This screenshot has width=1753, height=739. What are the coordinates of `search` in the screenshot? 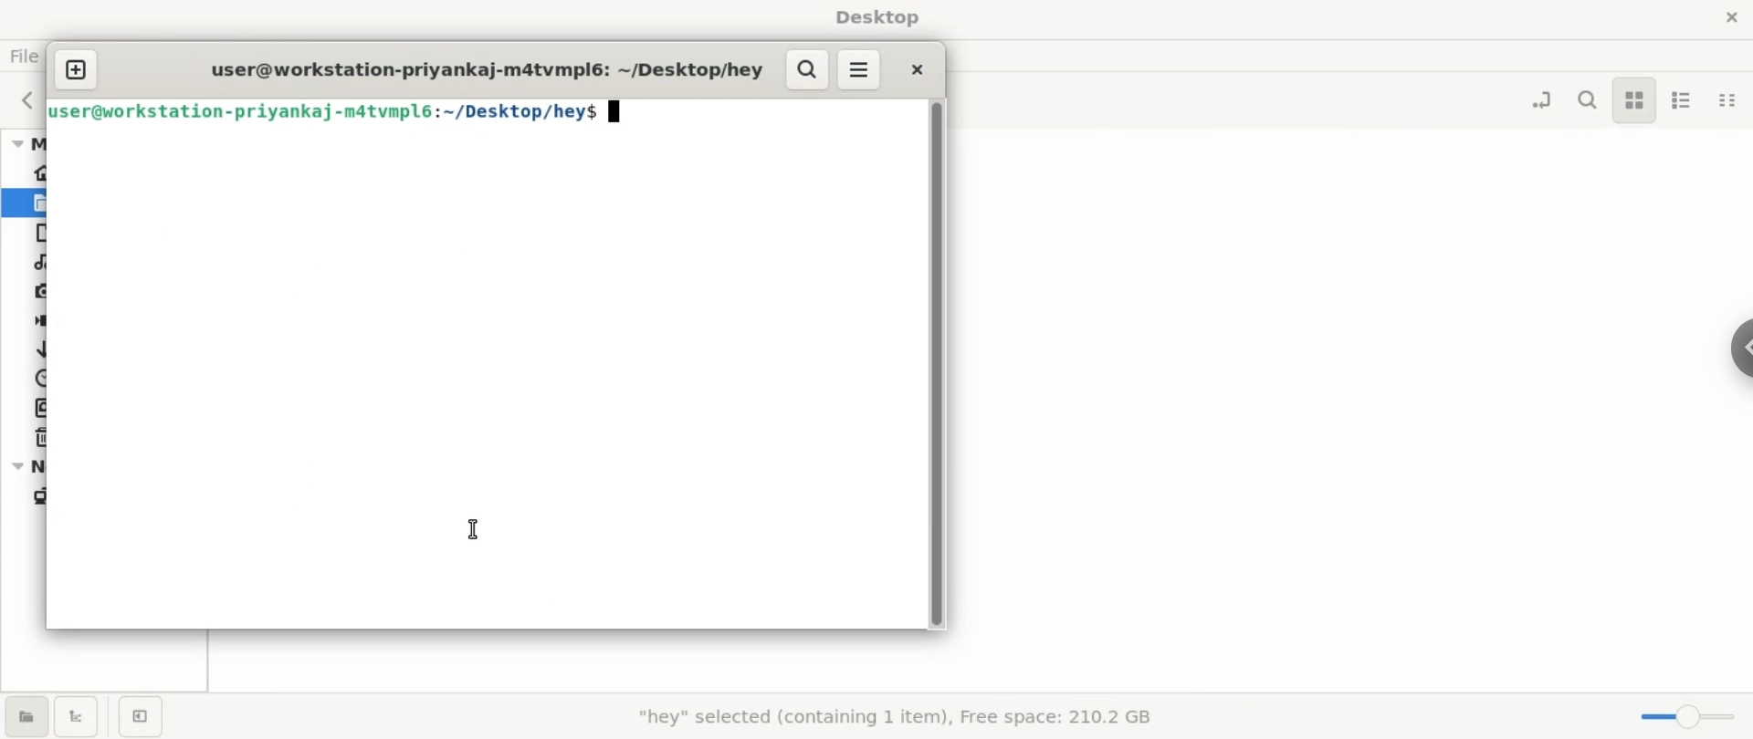 It's located at (1587, 100).